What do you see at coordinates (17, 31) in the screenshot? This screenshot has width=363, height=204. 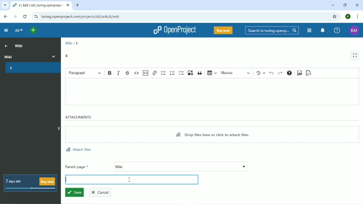 I see `dd` at bounding box center [17, 31].